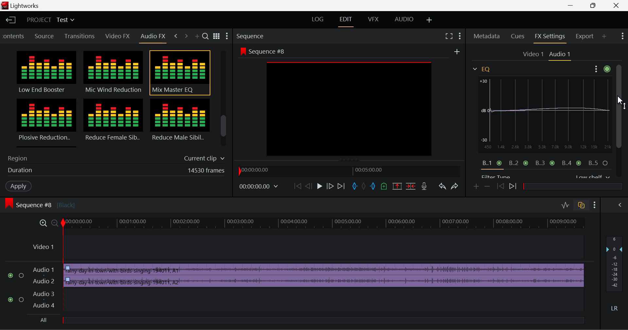 The width and height of the screenshot is (628, 330). I want to click on Video 1, so click(533, 55).